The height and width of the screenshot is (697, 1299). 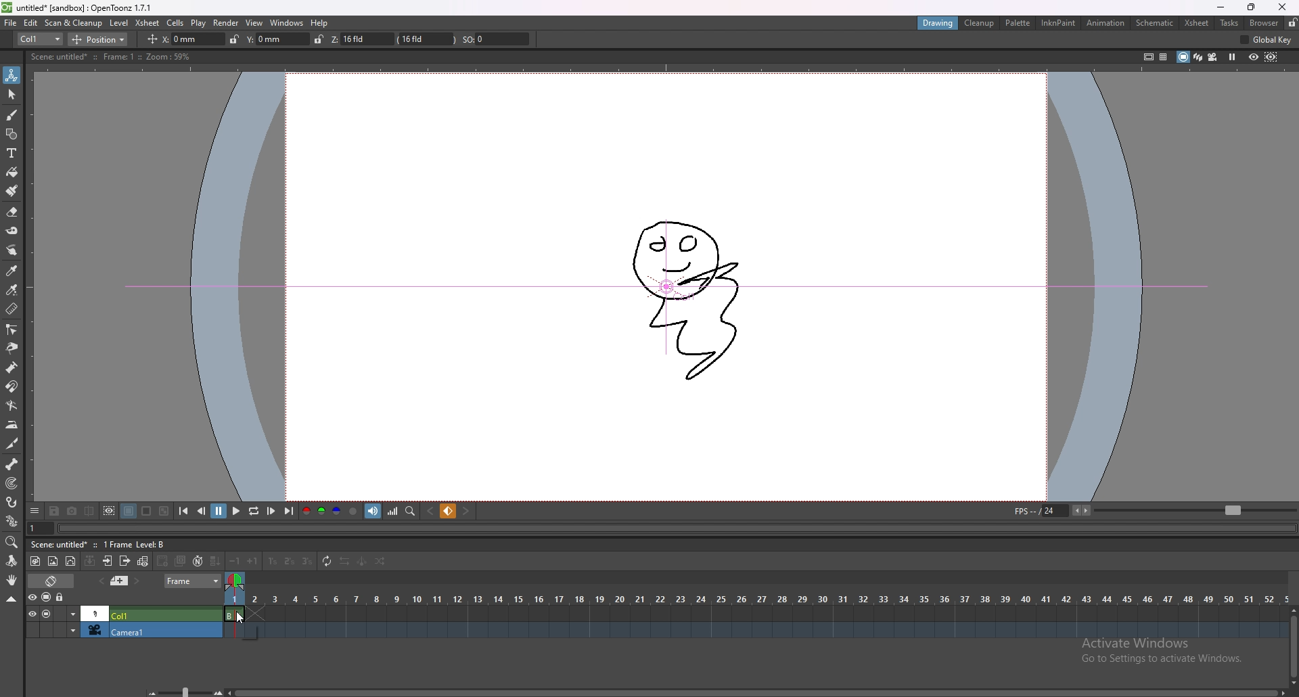 What do you see at coordinates (1222, 7) in the screenshot?
I see `minimize` at bounding box center [1222, 7].